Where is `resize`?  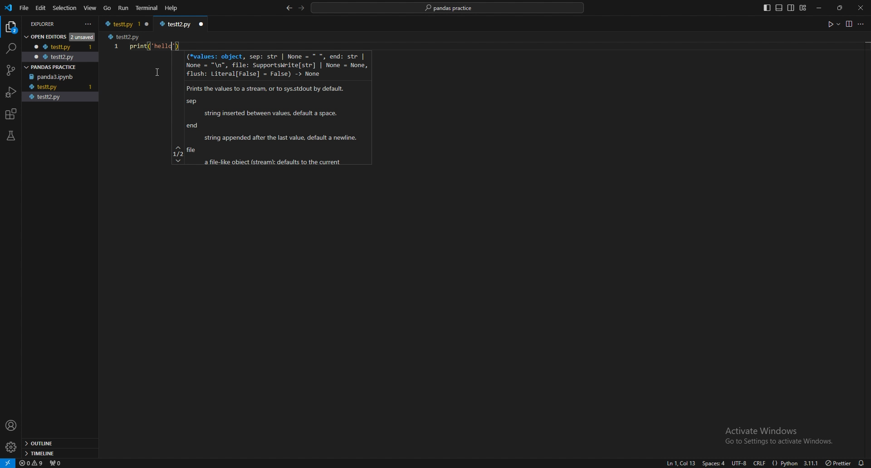 resize is located at coordinates (841, 8).